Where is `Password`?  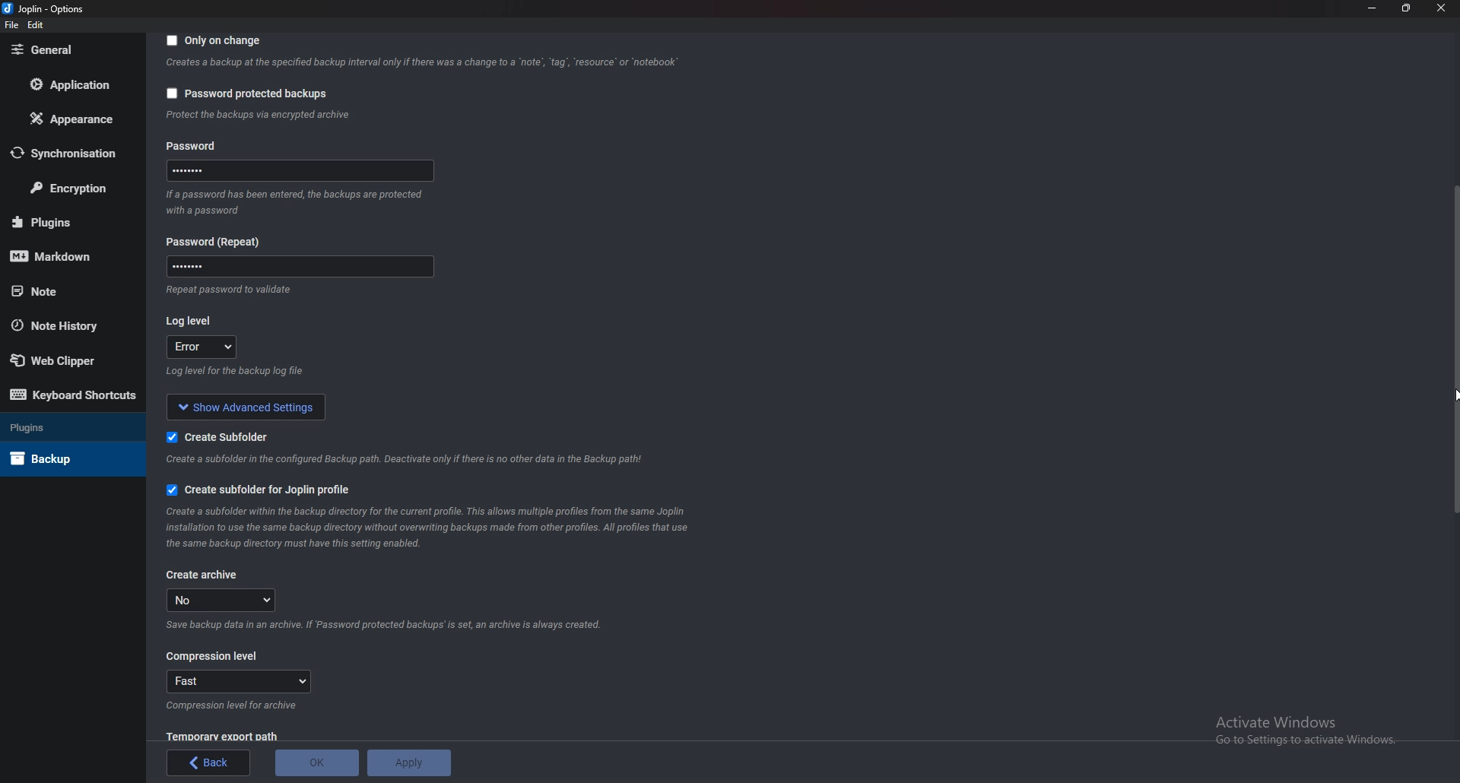 Password is located at coordinates (214, 145).